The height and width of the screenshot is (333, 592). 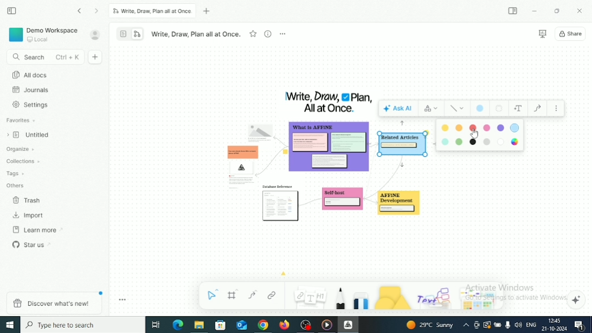 I want to click on Warning, so click(x=487, y=325).